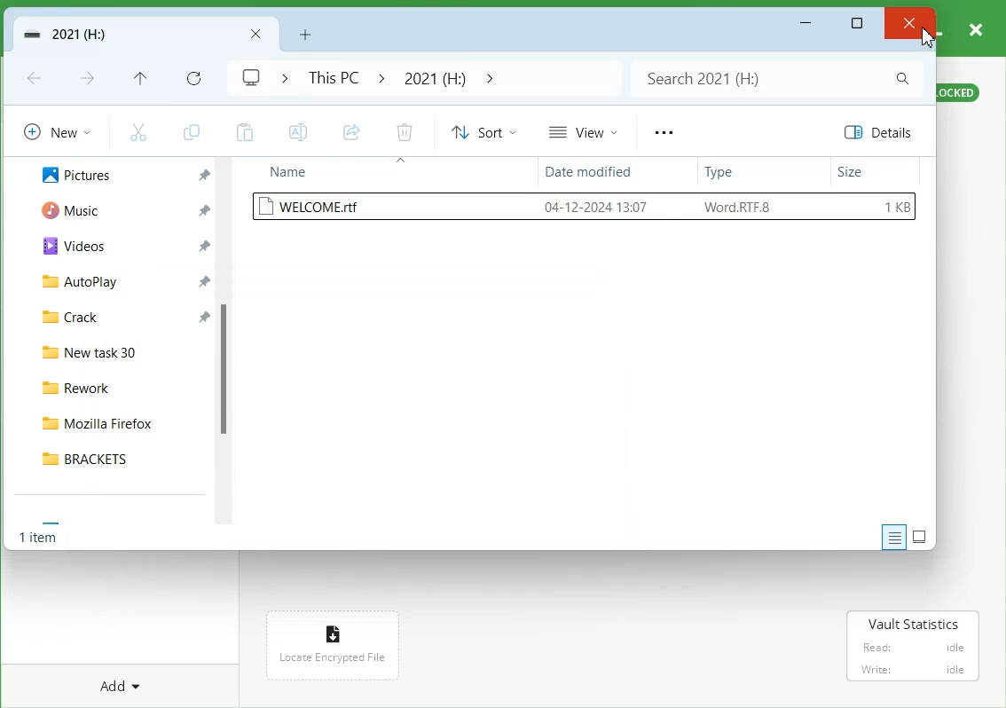 Image resolution: width=1006 pixels, height=708 pixels. I want to click on More, so click(663, 132).